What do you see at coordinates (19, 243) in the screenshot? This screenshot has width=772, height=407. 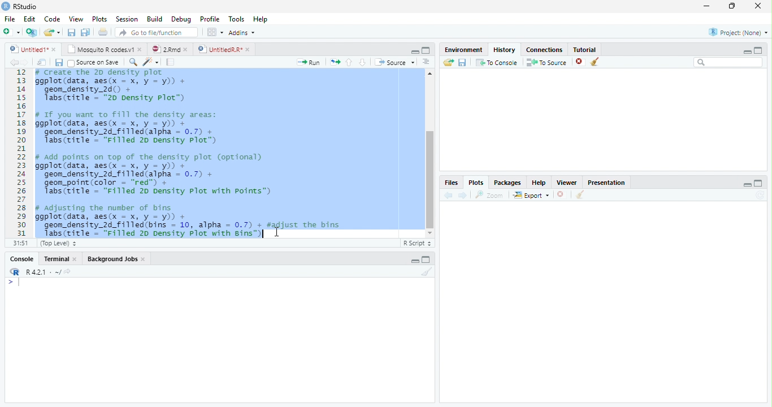 I see `31:51` at bounding box center [19, 243].